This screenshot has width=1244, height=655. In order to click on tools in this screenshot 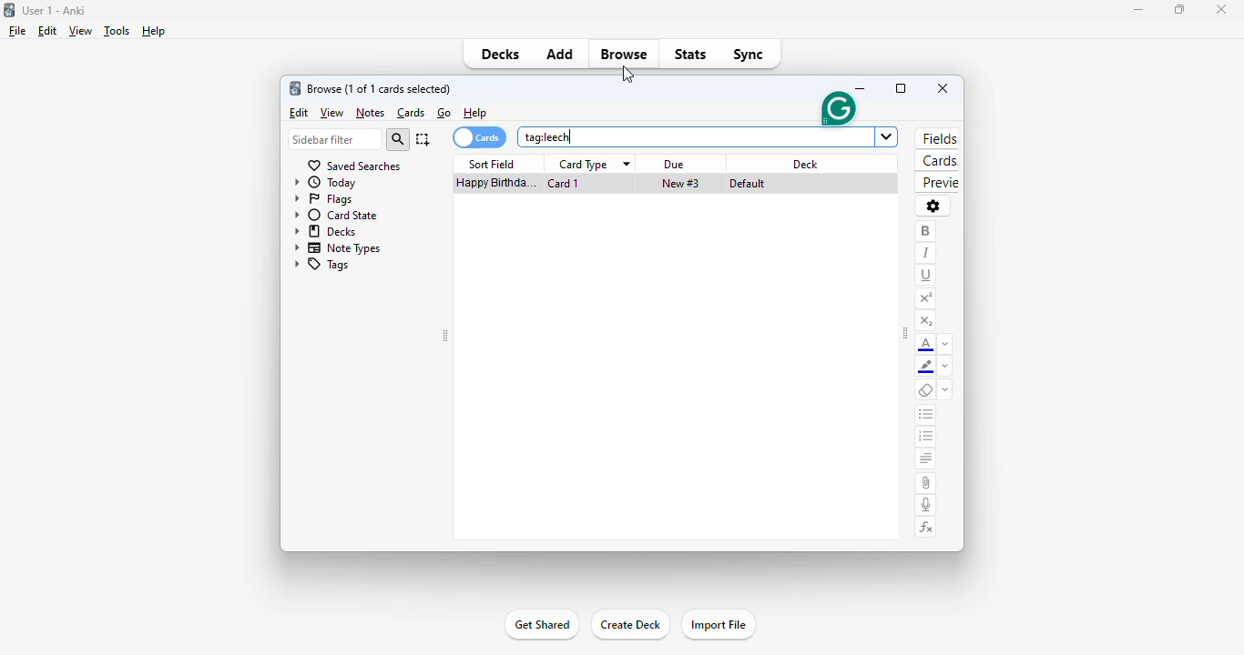, I will do `click(118, 31)`.